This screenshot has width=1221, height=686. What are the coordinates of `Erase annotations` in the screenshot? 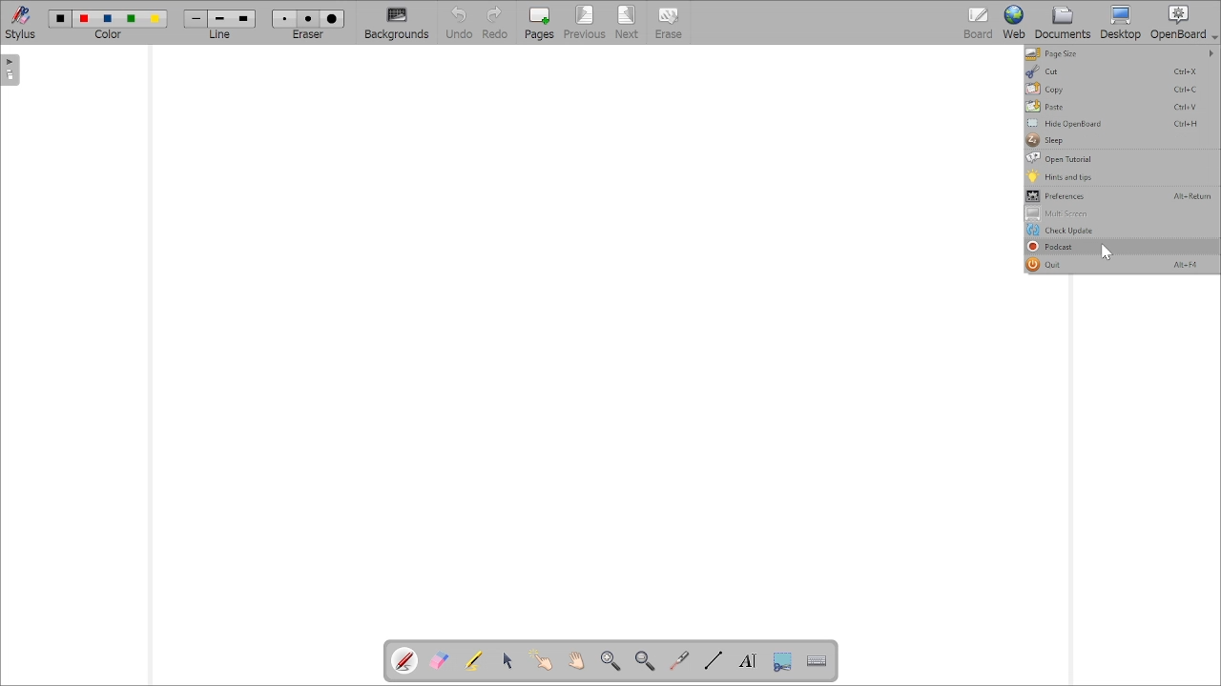 It's located at (436, 661).